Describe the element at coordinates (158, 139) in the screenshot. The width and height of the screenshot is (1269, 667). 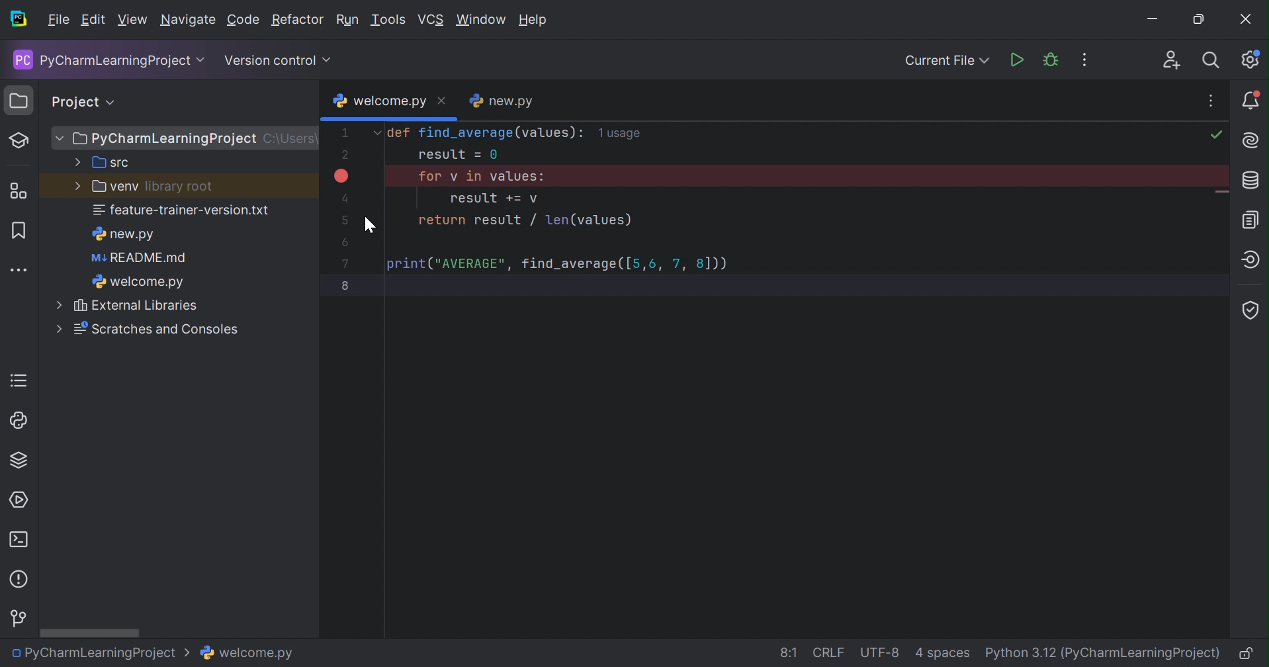
I see `PyCharmLearningProject` at that location.